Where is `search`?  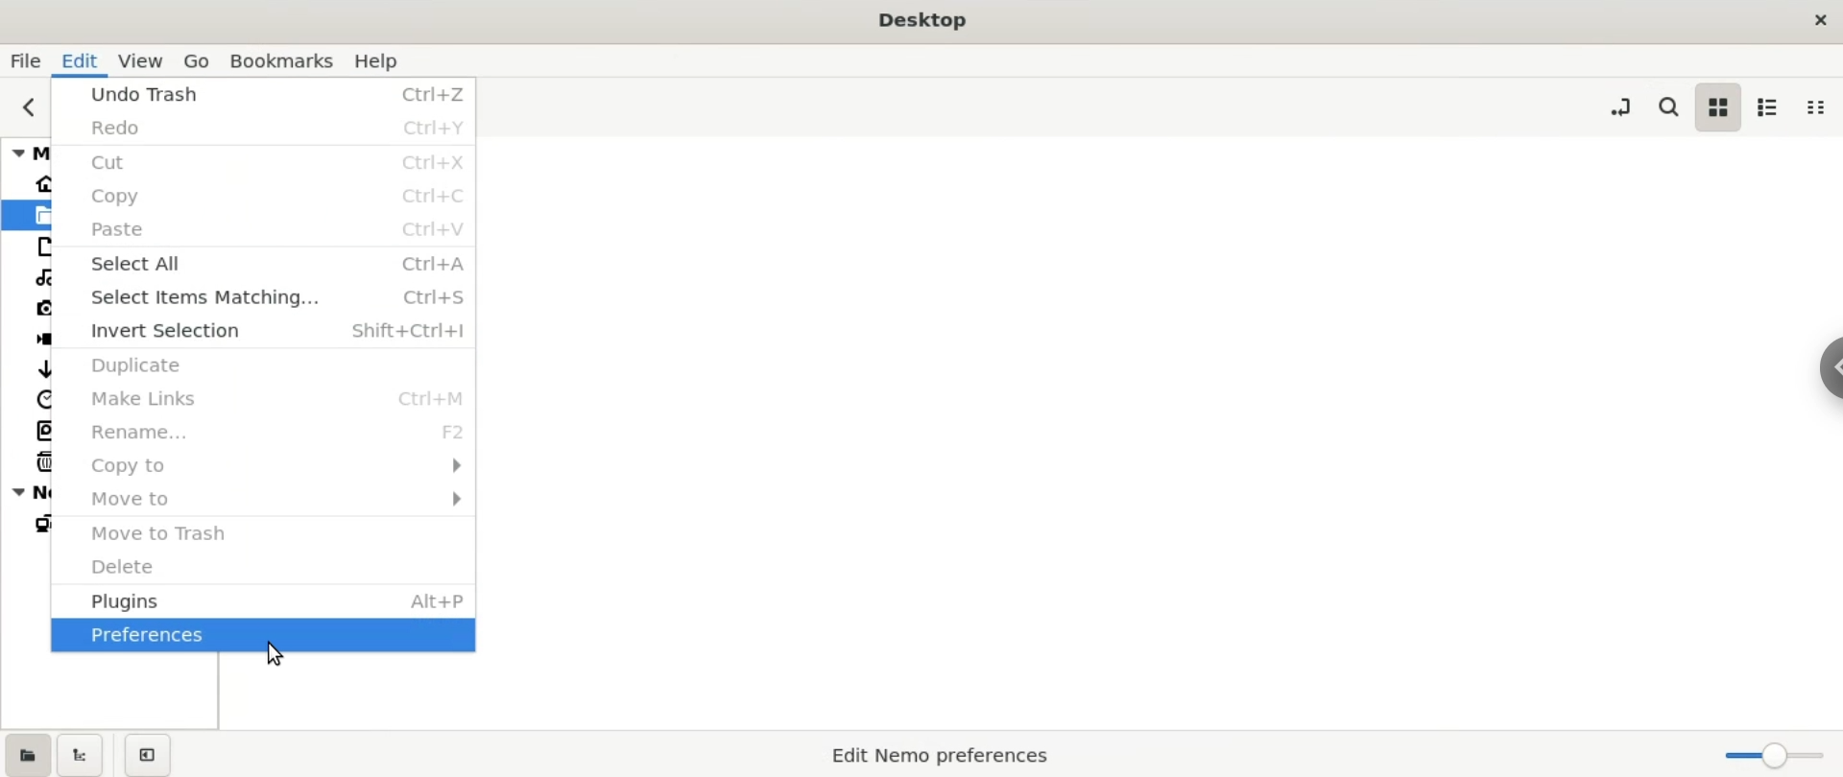 search is located at coordinates (1668, 107).